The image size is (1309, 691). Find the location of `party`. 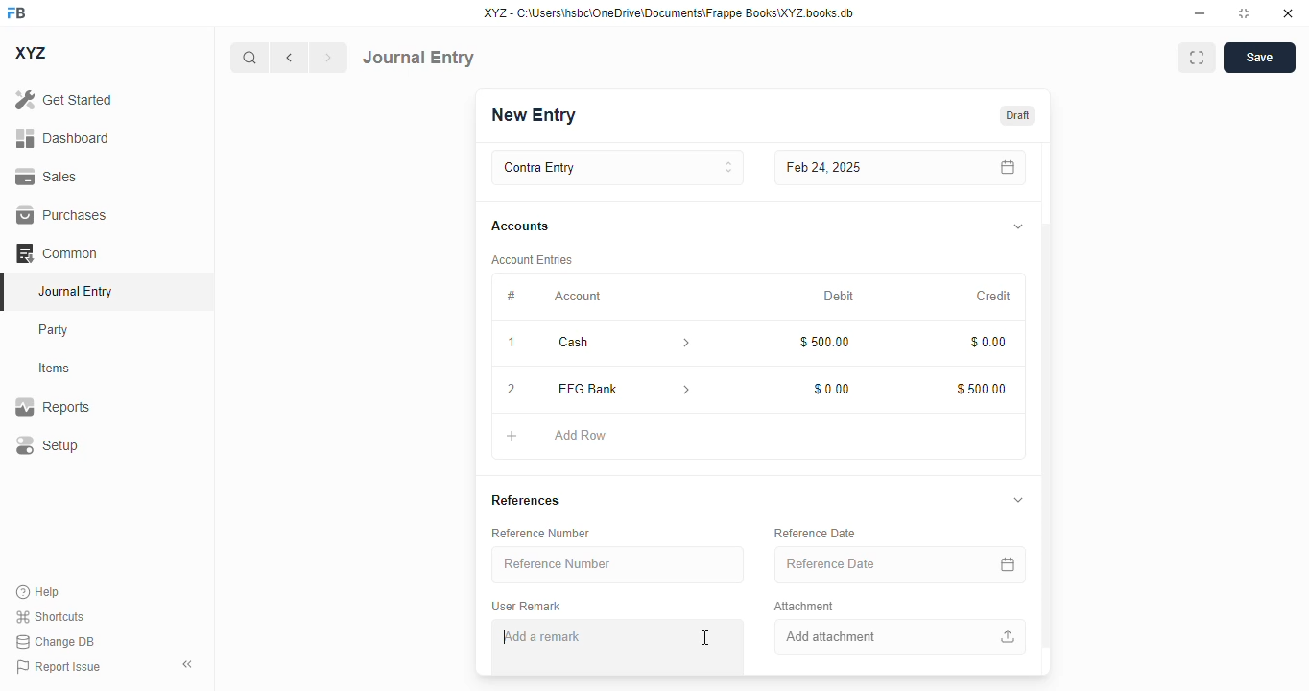

party is located at coordinates (56, 330).